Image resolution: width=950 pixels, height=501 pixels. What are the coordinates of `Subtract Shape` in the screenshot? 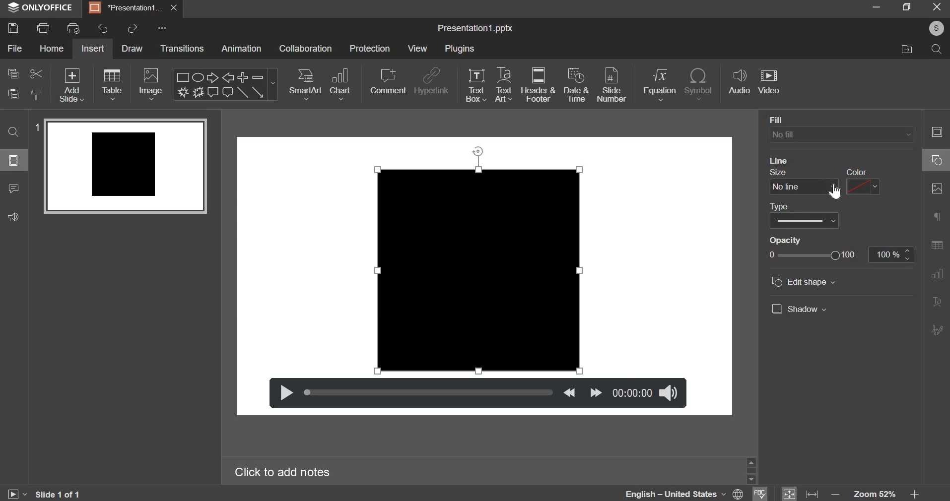 It's located at (258, 78).